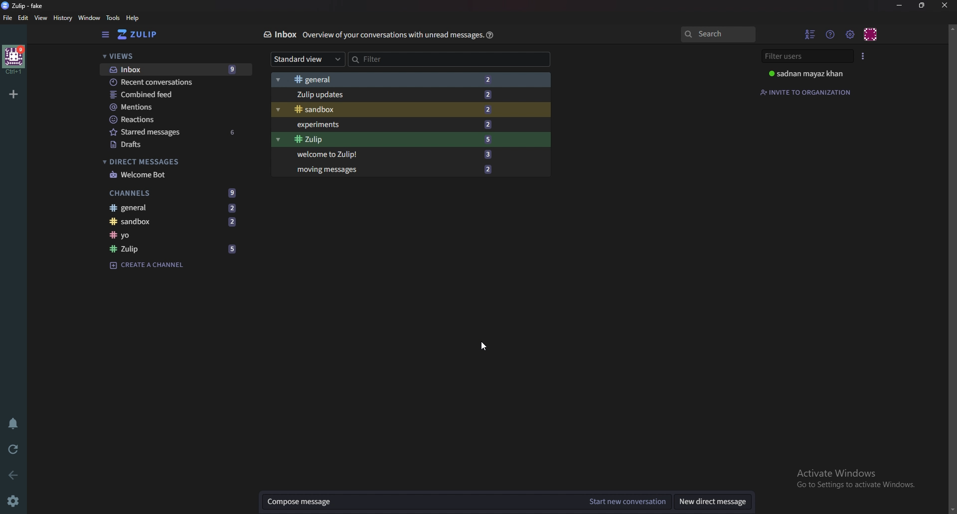  Describe the element at coordinates (485, 346) in the screenshot. I see `cursor` at that location.